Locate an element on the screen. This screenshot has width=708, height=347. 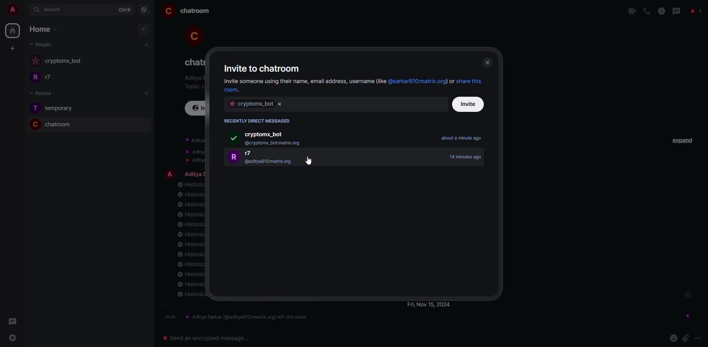
voice call is located at coordinates (646, 11).